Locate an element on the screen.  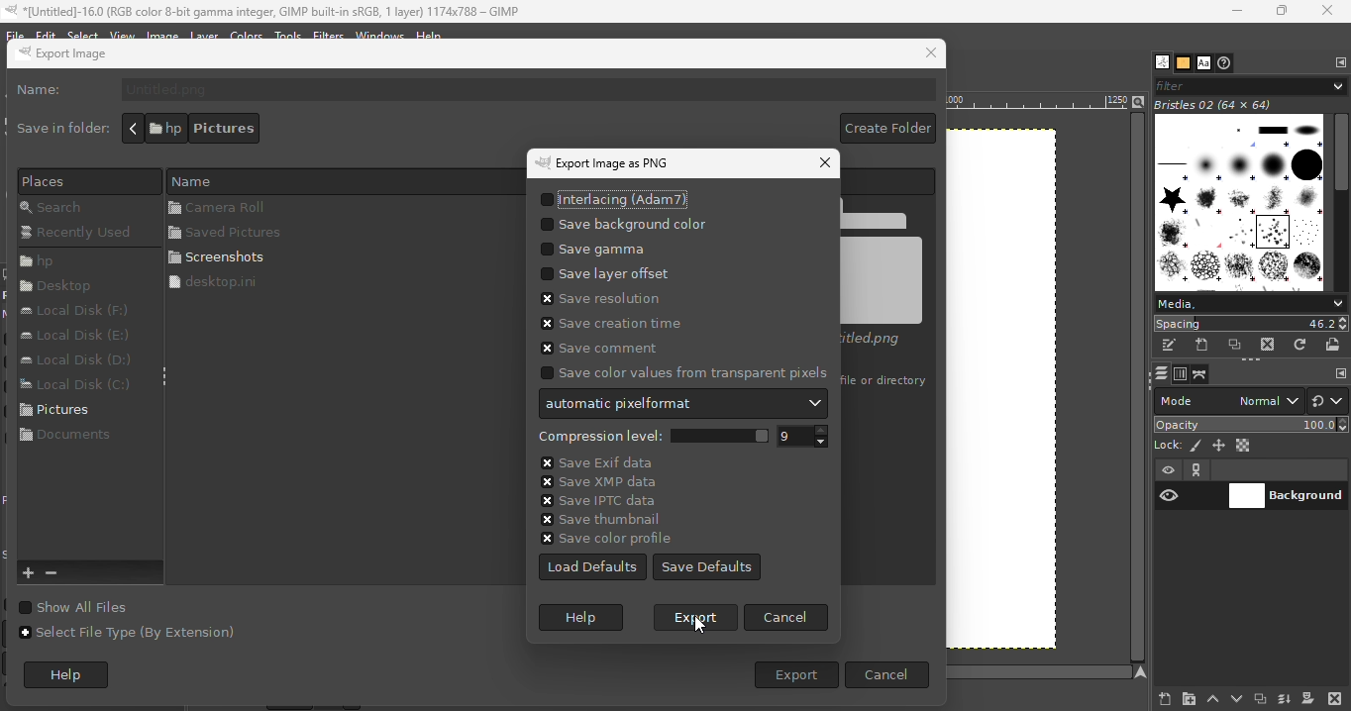
*[Untitled]-16.0 (RGB color 8-bit gamma integer, GIMP built-in sRGB, 1 layer) 1174x788 - GIMP is located at coordinates (264, 11).